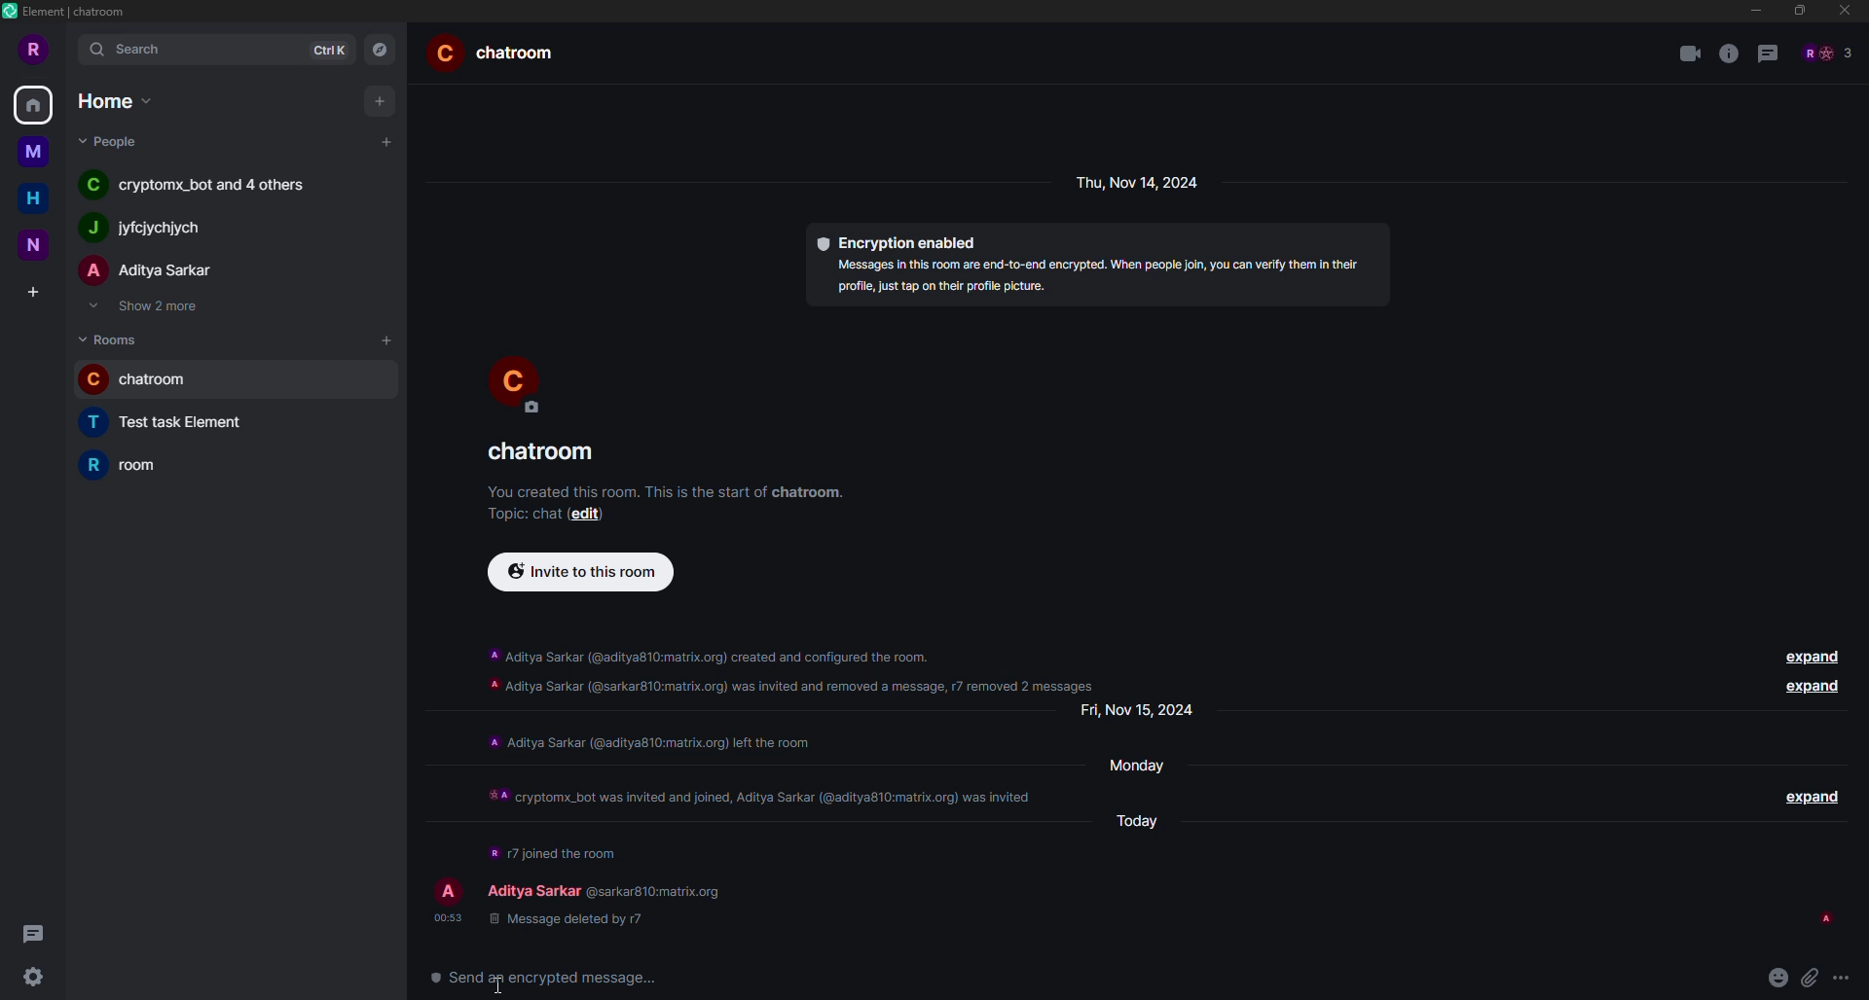 This screenshot has height=1000, width=1869. Describe the element at coordinates (31, 933) in the screenshot. I see `threads` at that location.